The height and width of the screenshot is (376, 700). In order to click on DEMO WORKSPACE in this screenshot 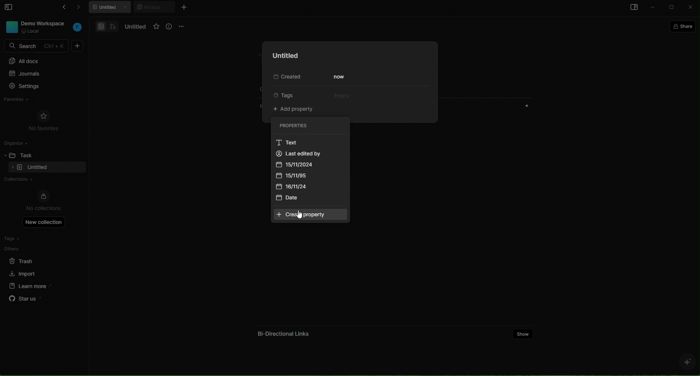, I will do `click(45, 23)`.